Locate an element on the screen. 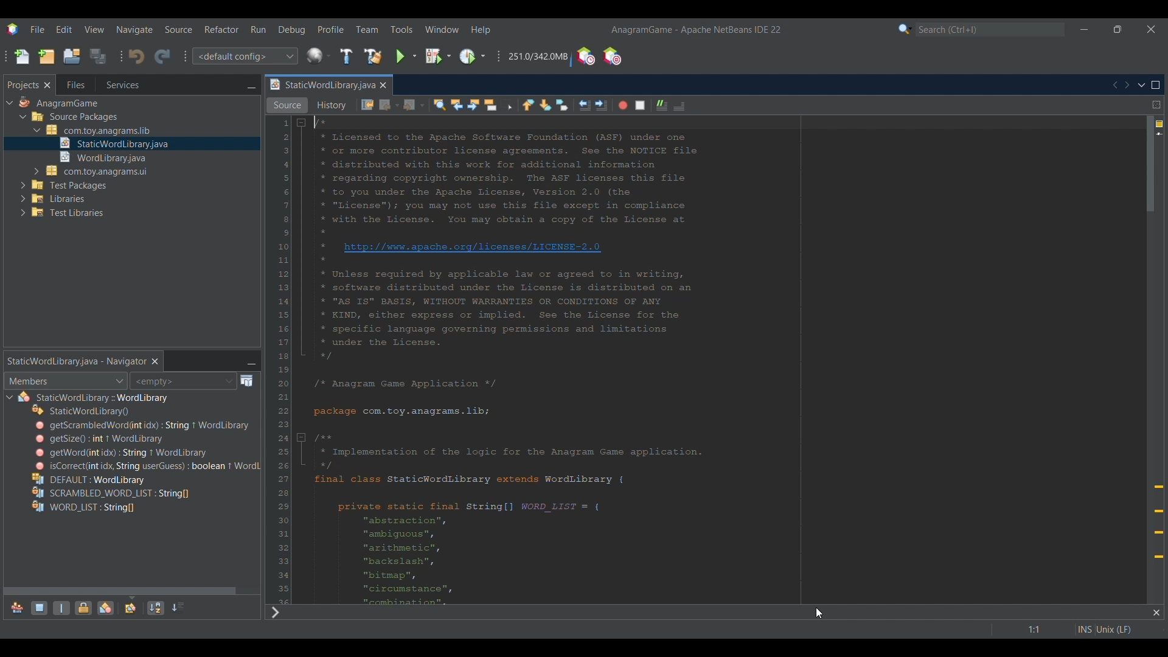 The width and height of the screenshot is (1168, 657). History vie is located at coordinates (332, 105).